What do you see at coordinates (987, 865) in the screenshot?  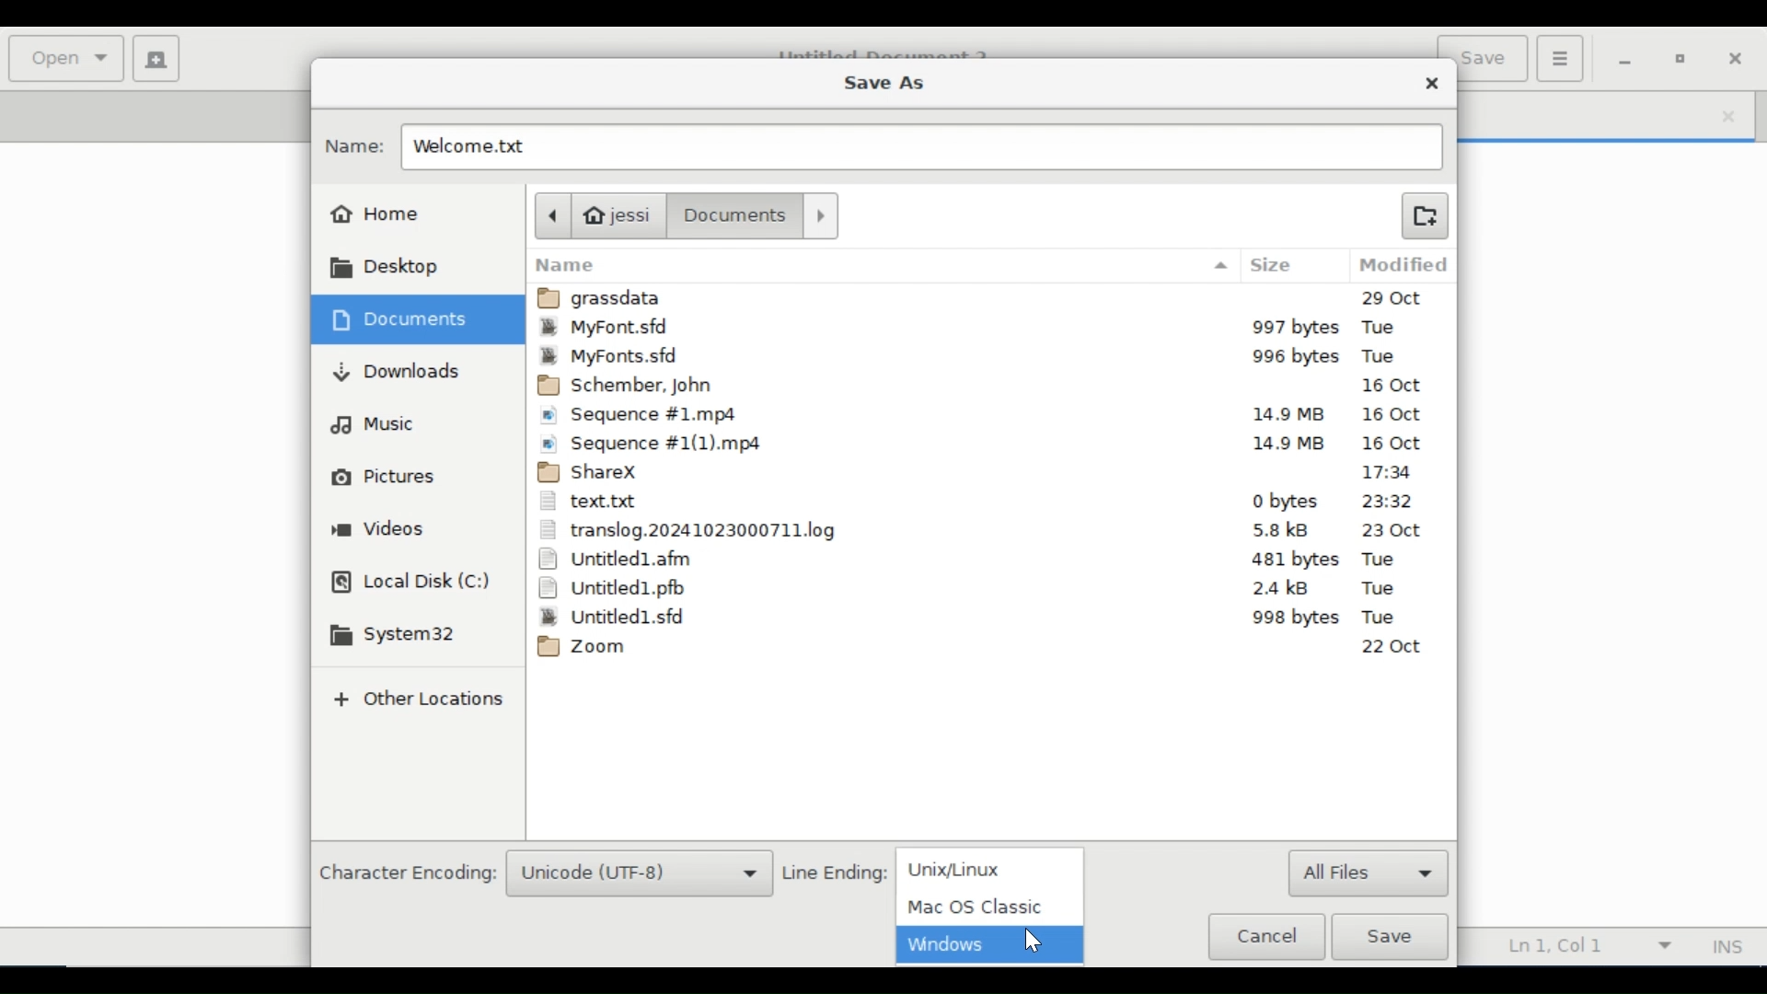 I see `Unix/Linux` at bounding box center [987, 865].